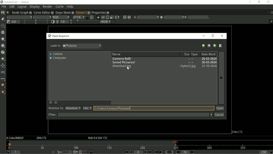  Describe the element at coordinates (219, 108) in the screenshot. I see `Open` at that location.